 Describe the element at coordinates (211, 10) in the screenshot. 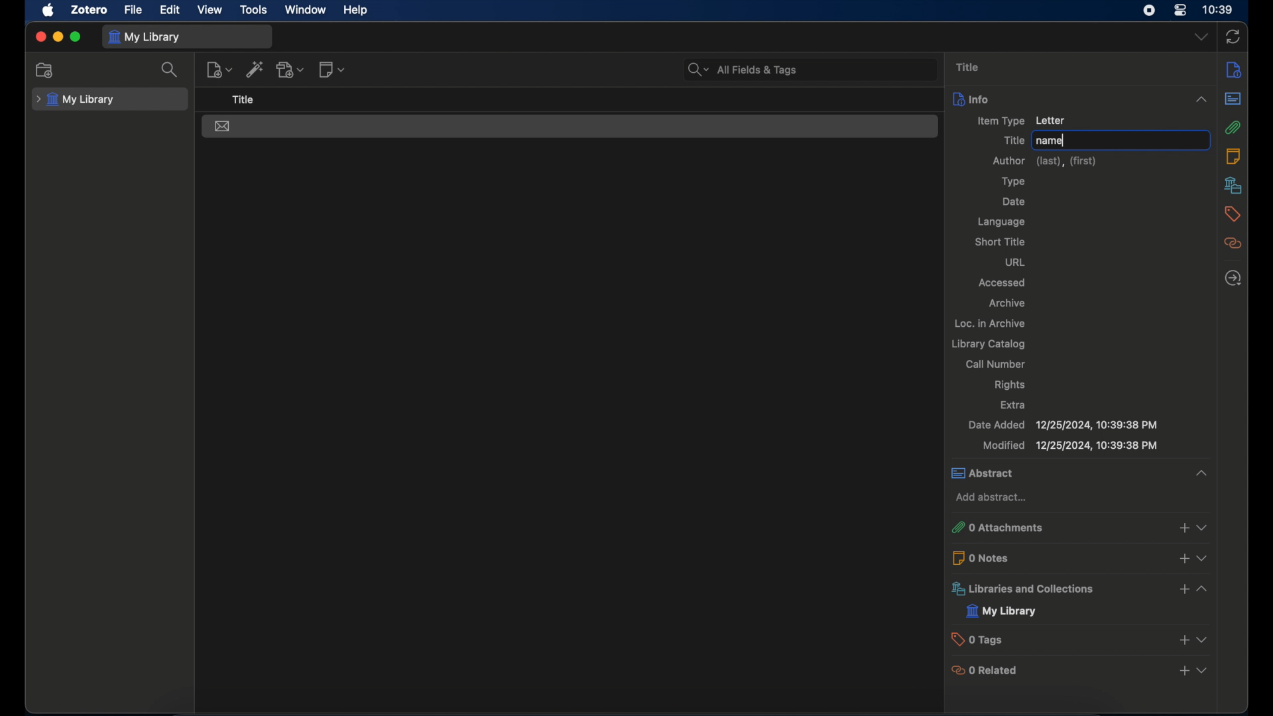

I see `view` at that location.